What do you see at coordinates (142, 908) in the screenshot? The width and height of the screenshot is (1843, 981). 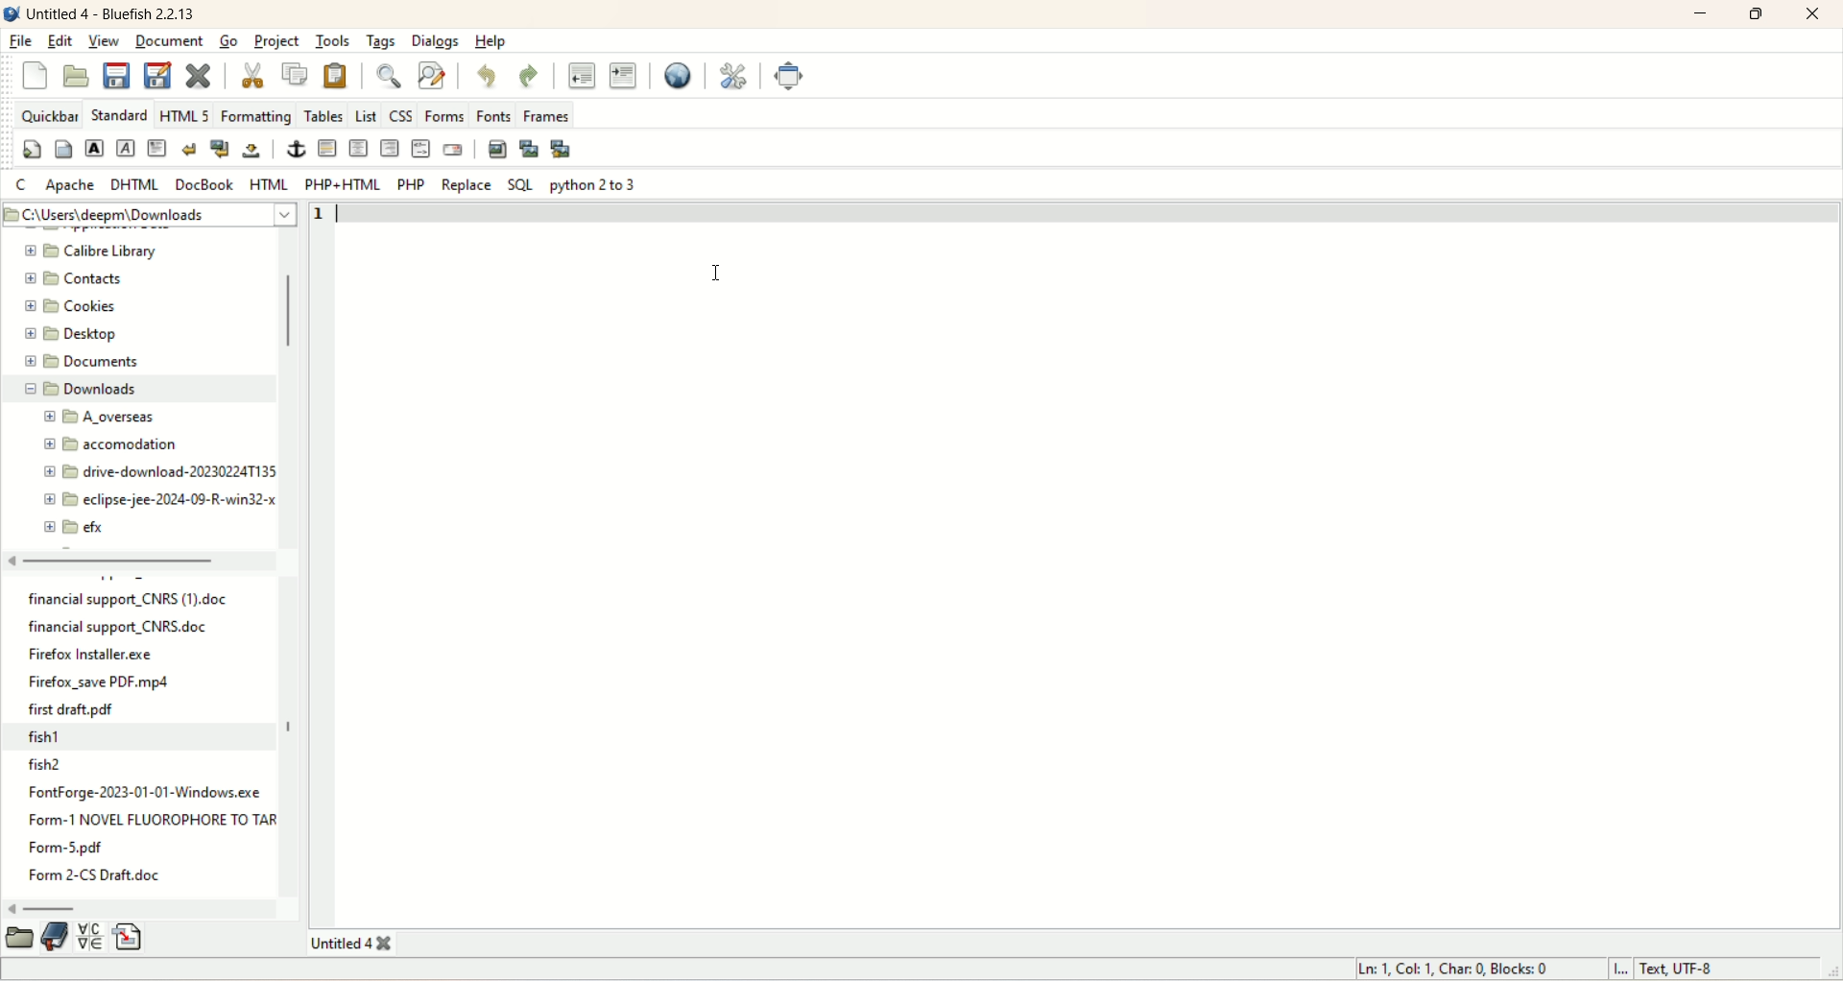 I see `horizontal scroll bar` at bounding box center [142, 908].